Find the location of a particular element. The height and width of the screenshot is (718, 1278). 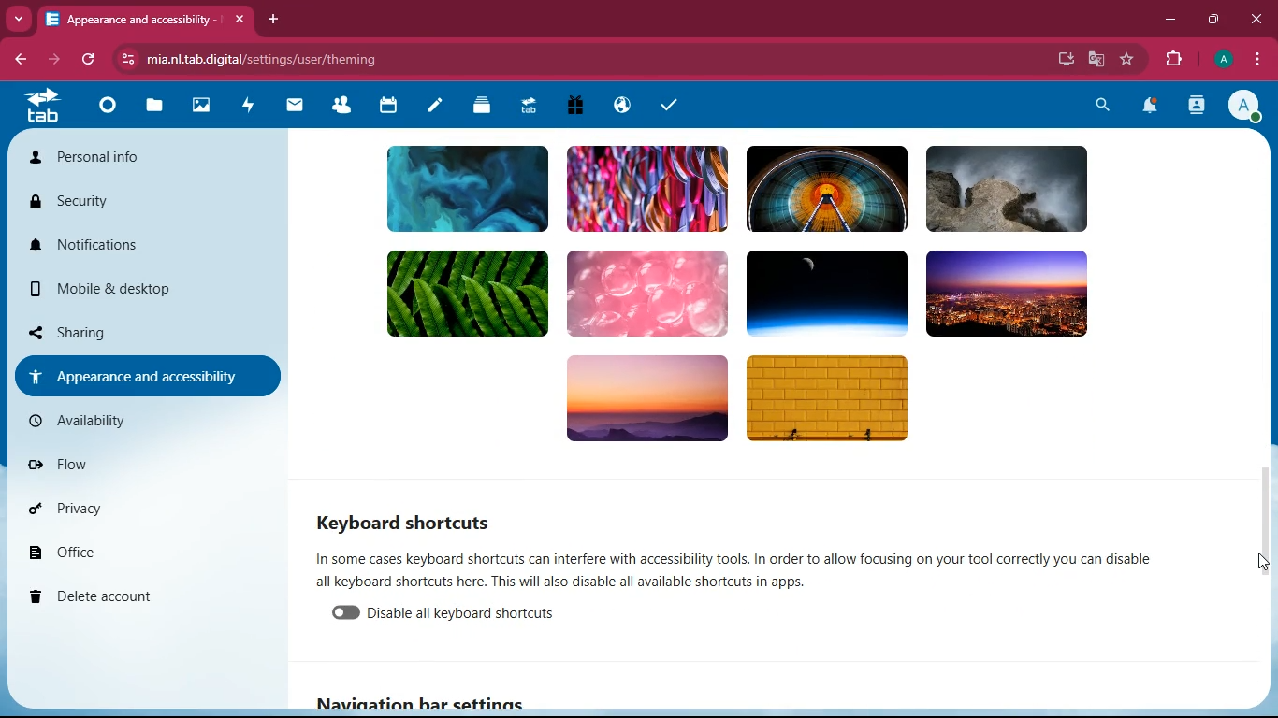

enable is located at coordinates (349, 615).